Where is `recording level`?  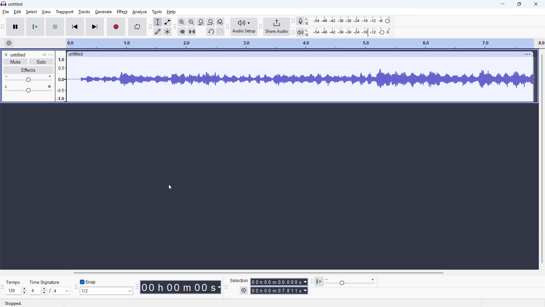 recording level is located at coordinates (350, 21).